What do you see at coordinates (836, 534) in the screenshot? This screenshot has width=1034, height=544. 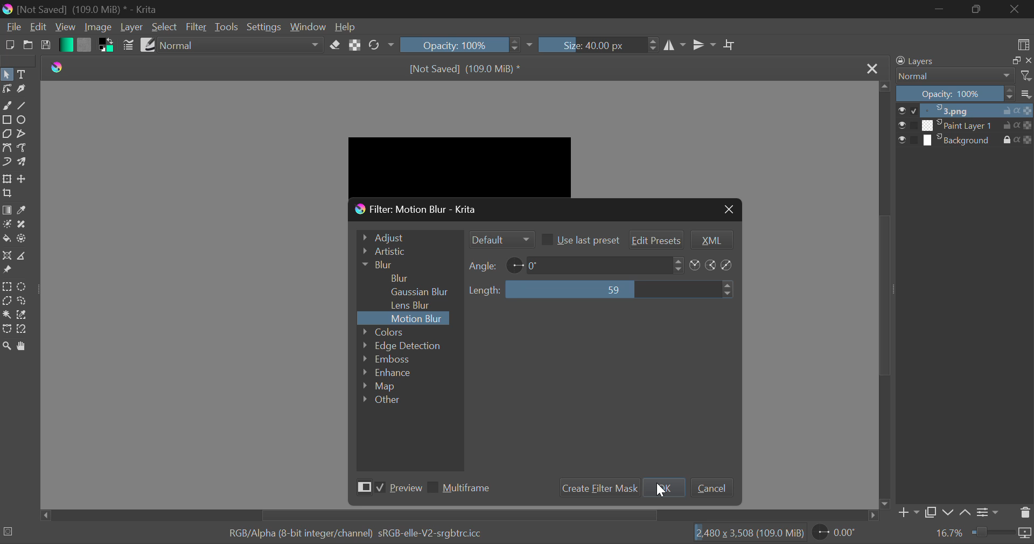 I see `0.00` at bounding box center [836, 534].